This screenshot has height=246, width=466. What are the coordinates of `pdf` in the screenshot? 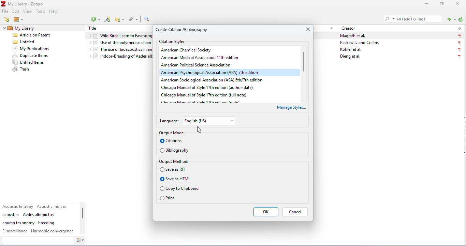 It's located at (460, 50).